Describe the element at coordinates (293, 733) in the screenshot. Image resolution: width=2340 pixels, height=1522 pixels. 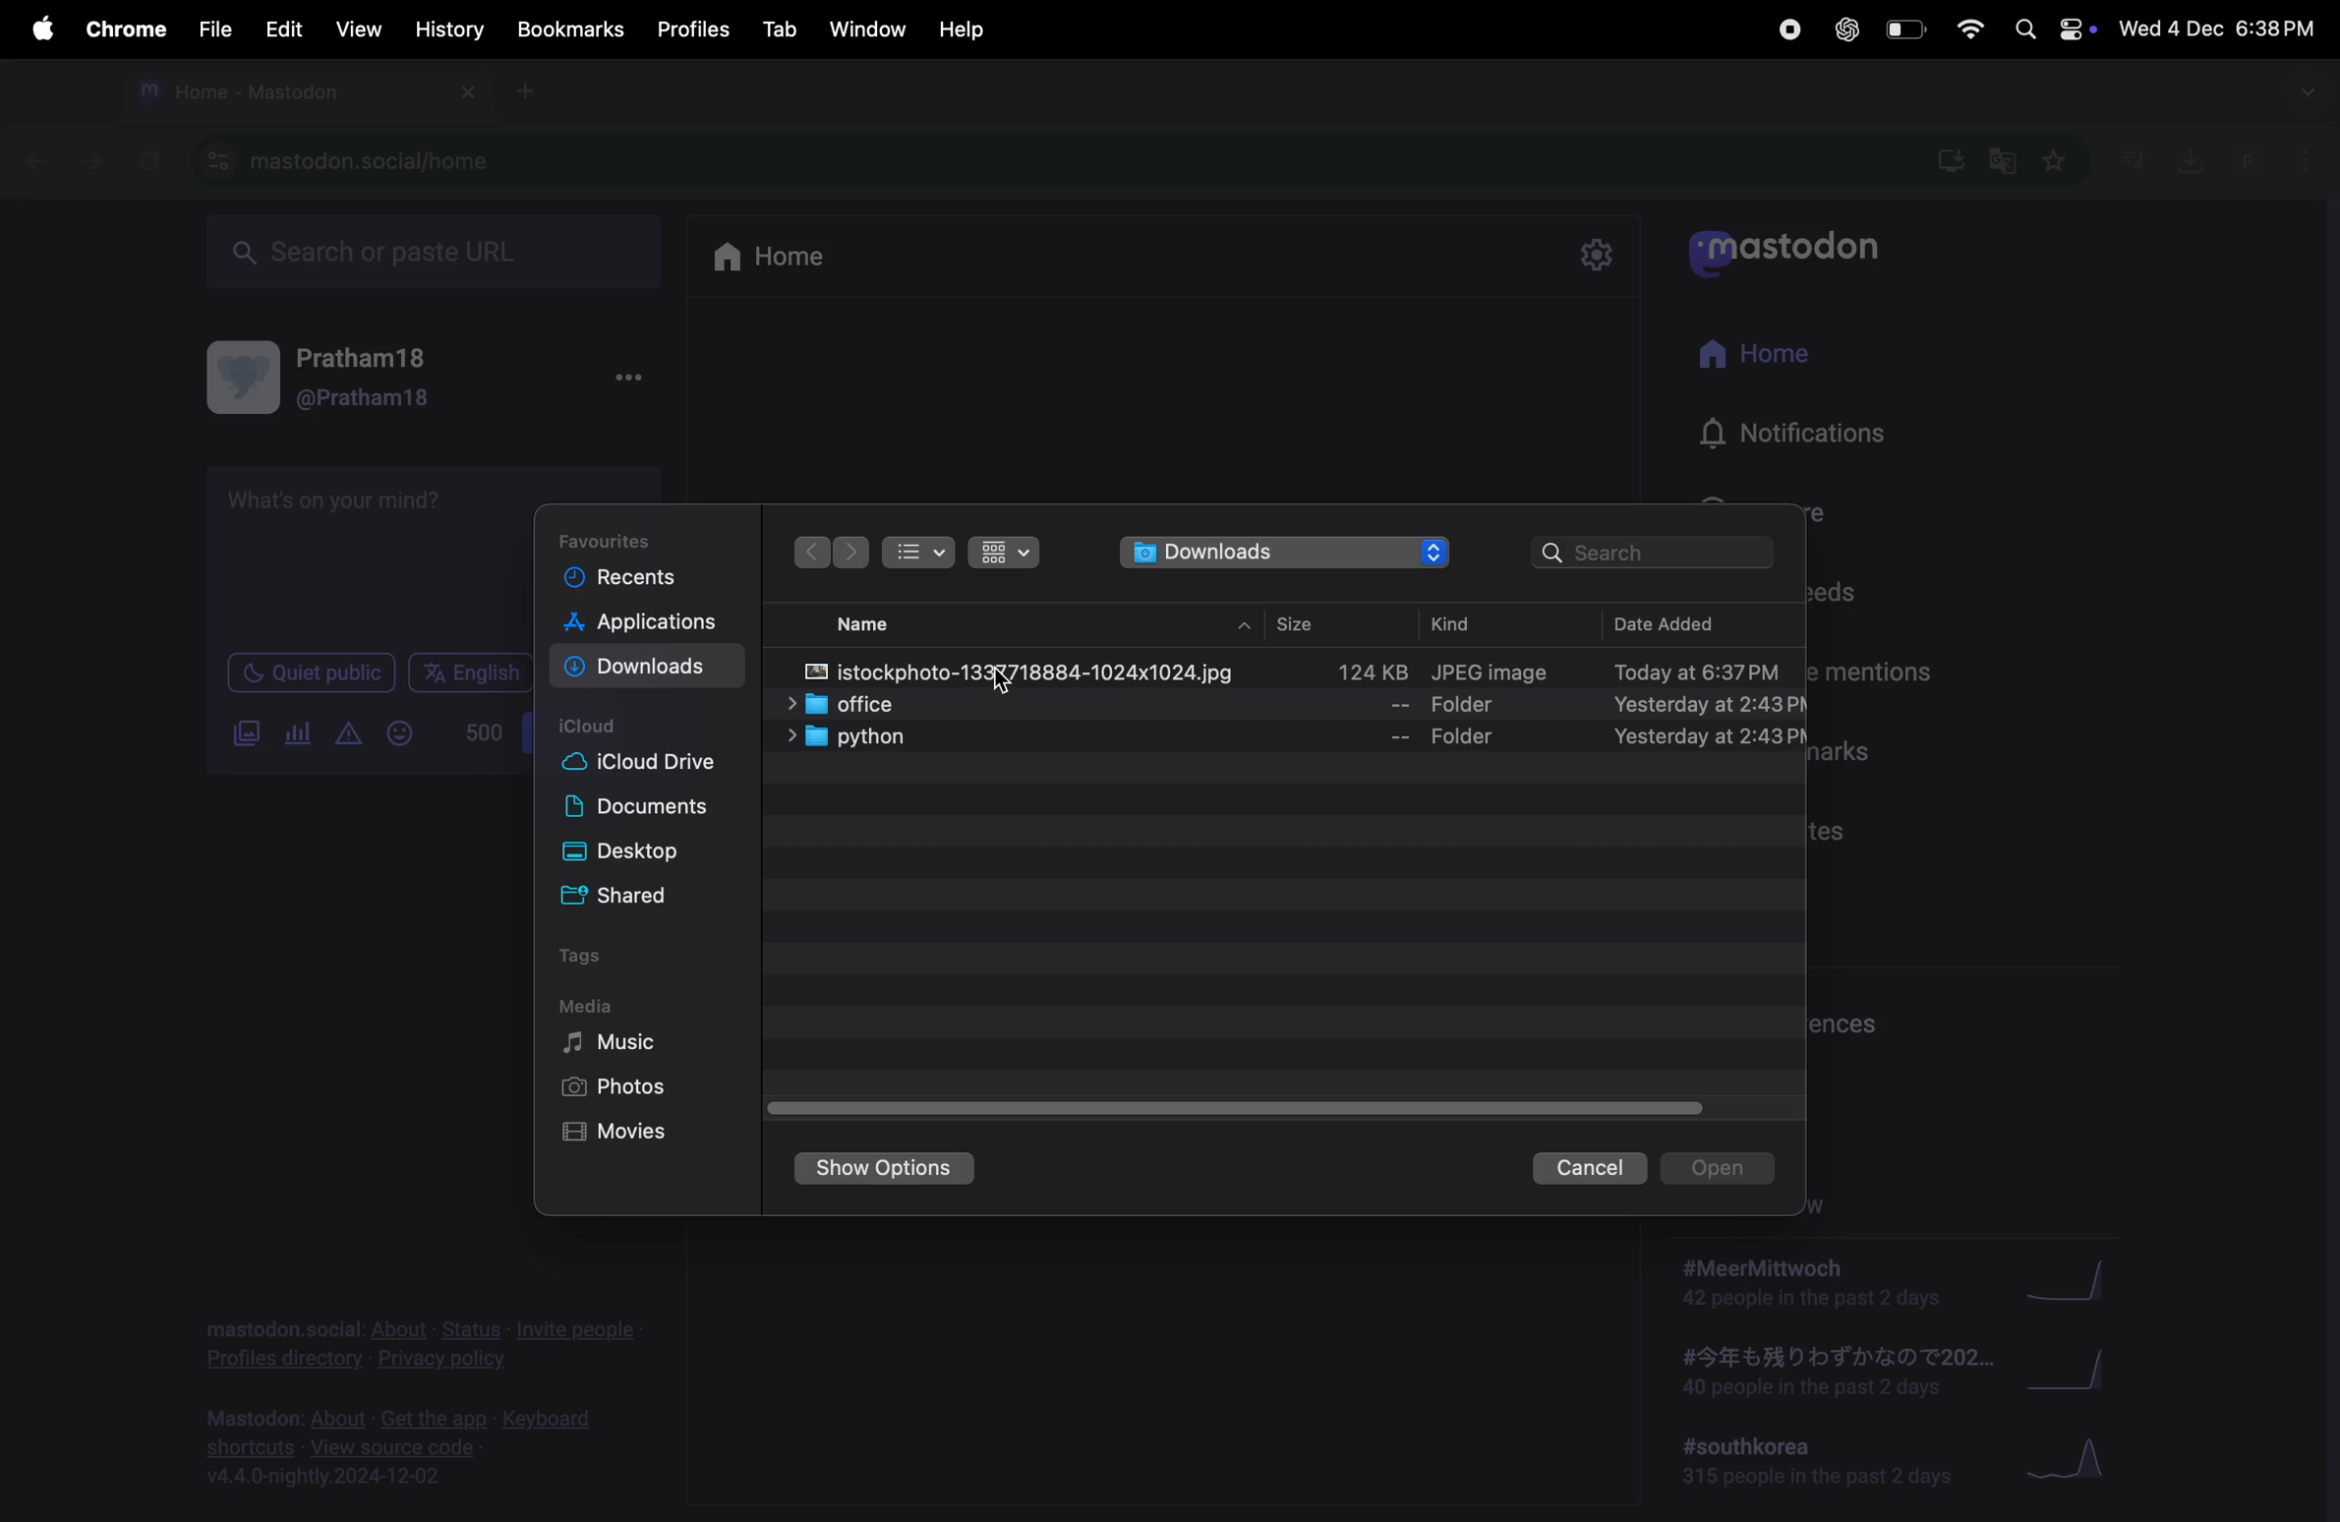
I see `poll` at that location.